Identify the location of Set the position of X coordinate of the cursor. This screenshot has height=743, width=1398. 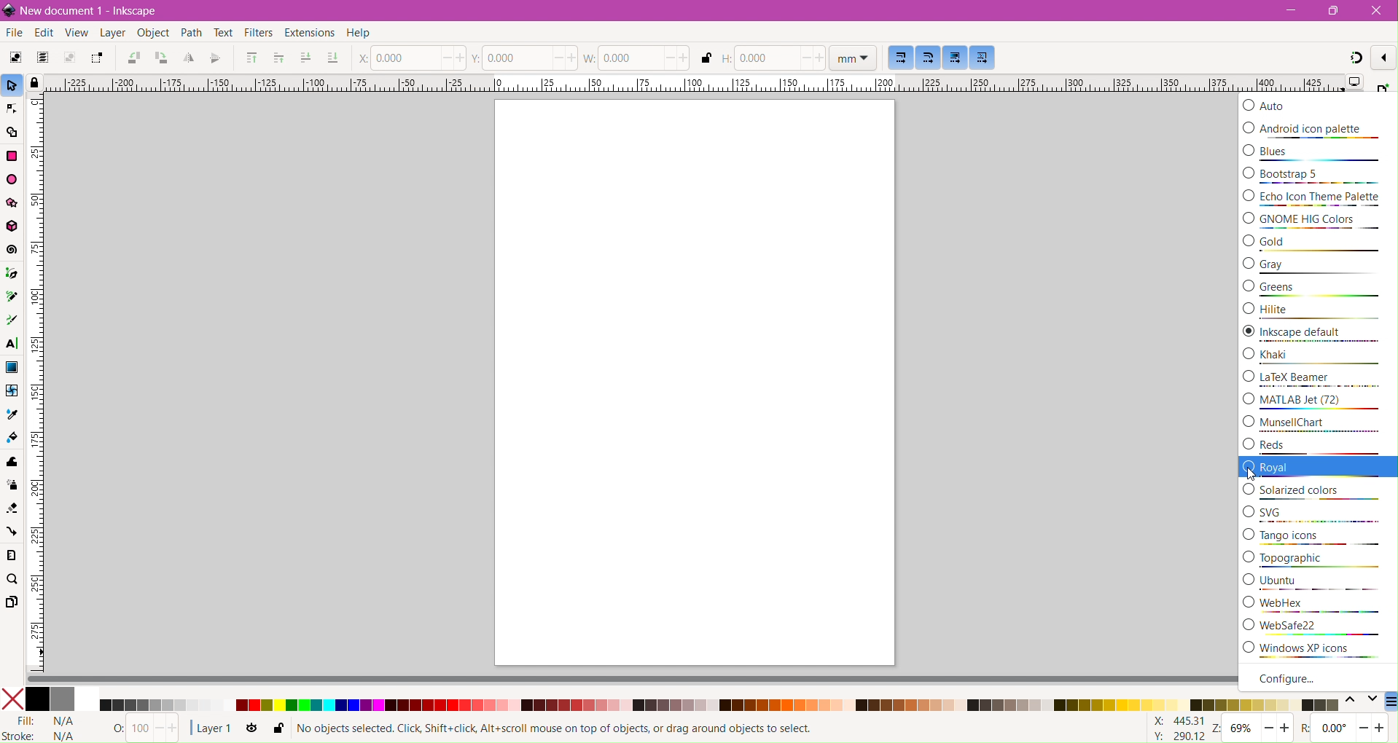
(410, 57).